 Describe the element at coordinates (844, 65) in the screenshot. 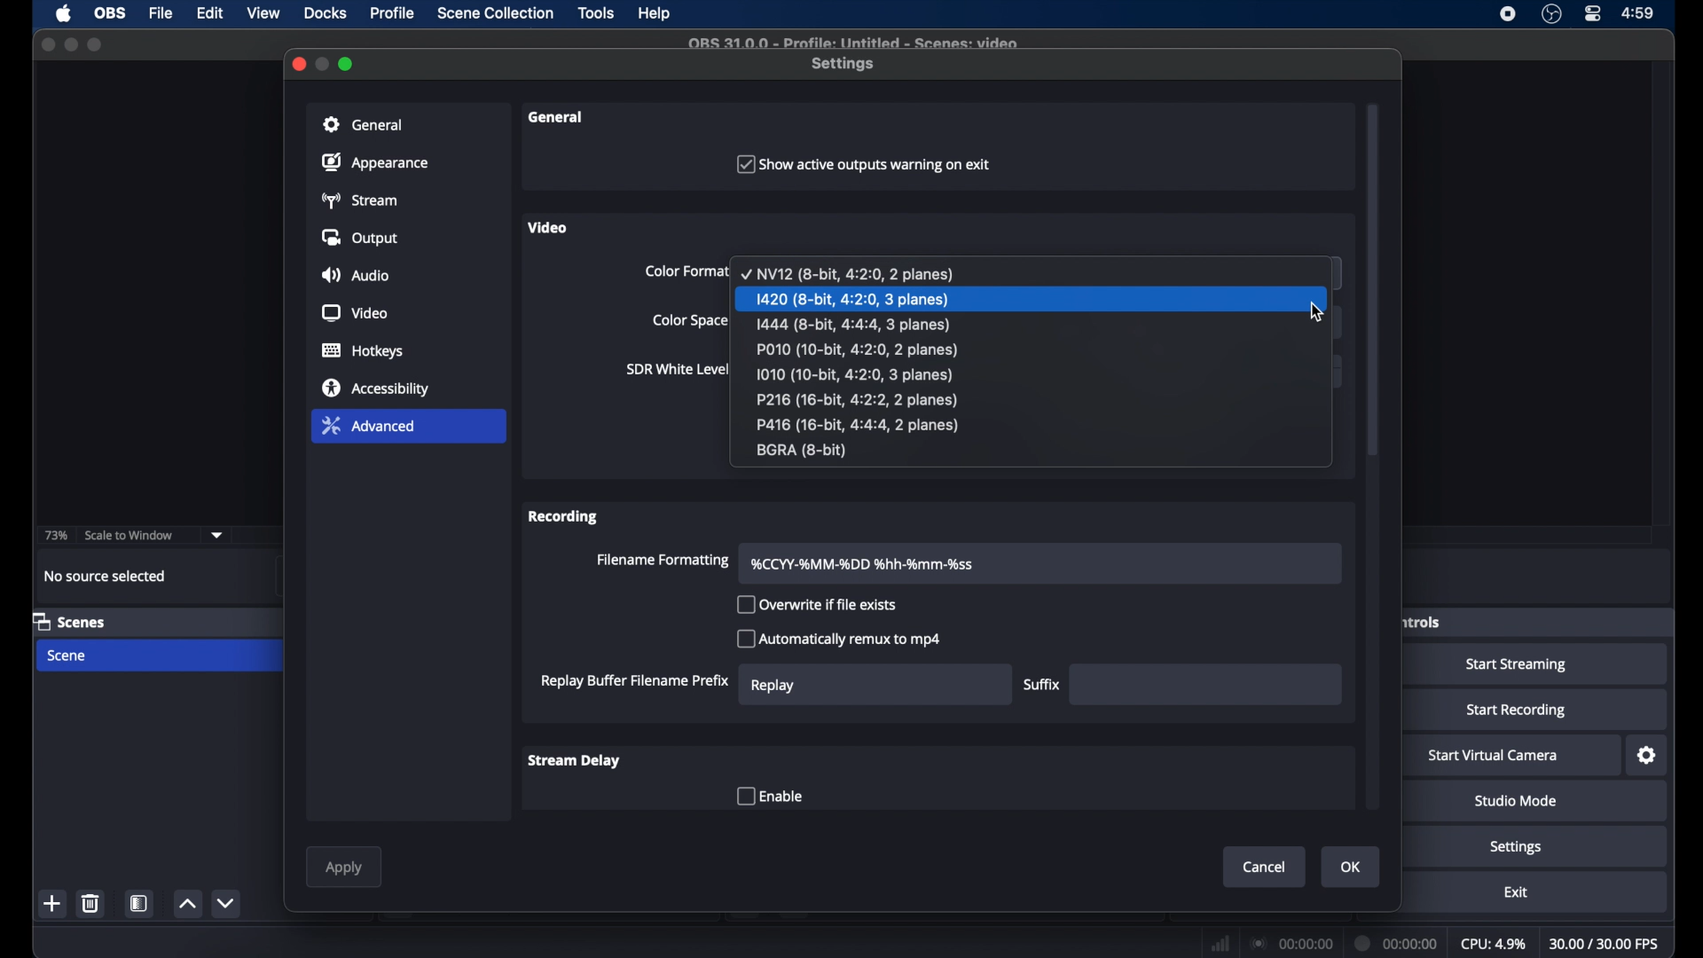

I see `settings` at that location.